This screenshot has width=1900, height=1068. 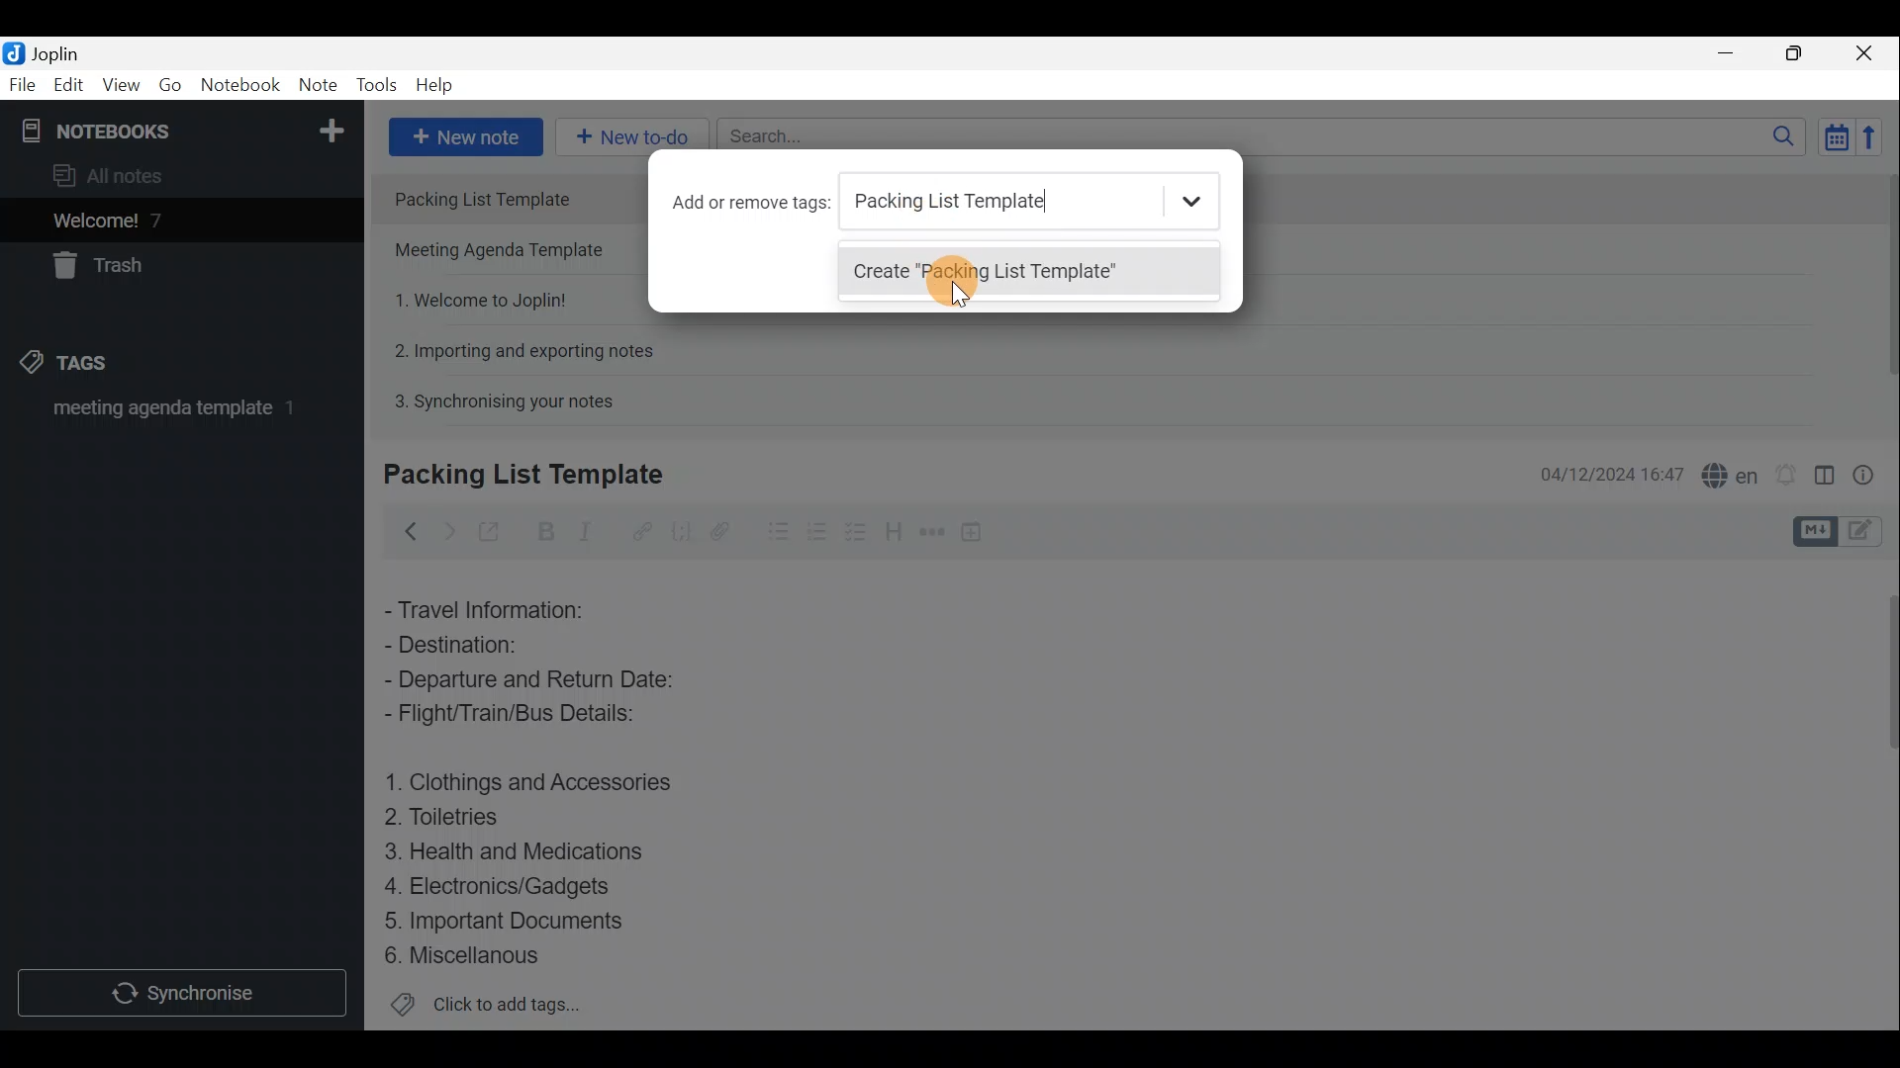 I want to click on Clothings and Accessories, so click(x=532, y=781).